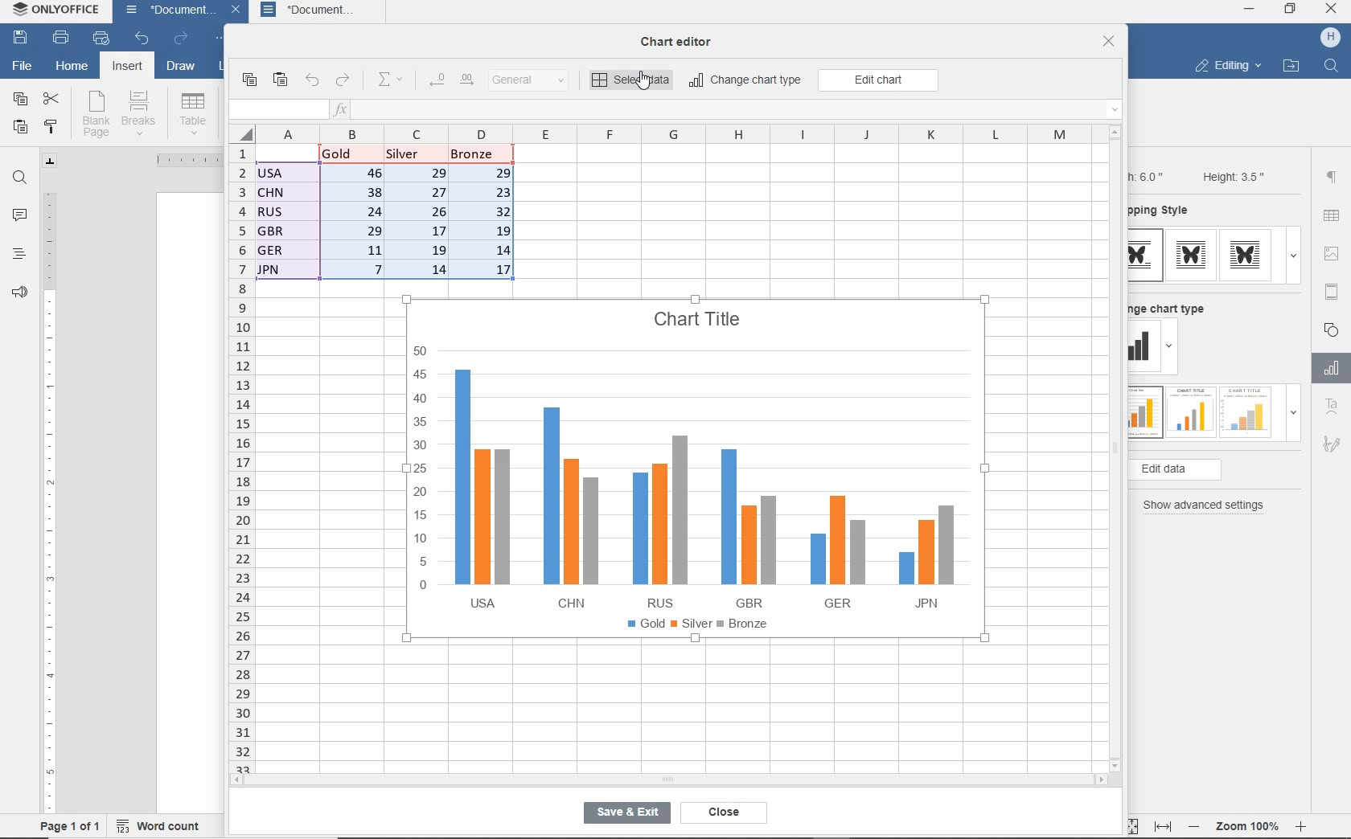 The height and width of the screenshot is (839, 1351). Describe the element at coordinates (1332, 177) in the screenshot. I see `paragraph settings` at that location.